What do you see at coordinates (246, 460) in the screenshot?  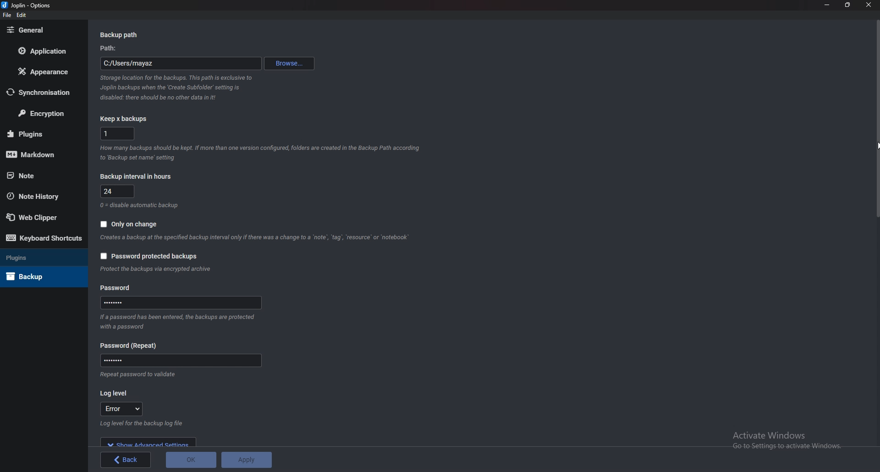 I see `Apply` at bounding box center [246, 460].